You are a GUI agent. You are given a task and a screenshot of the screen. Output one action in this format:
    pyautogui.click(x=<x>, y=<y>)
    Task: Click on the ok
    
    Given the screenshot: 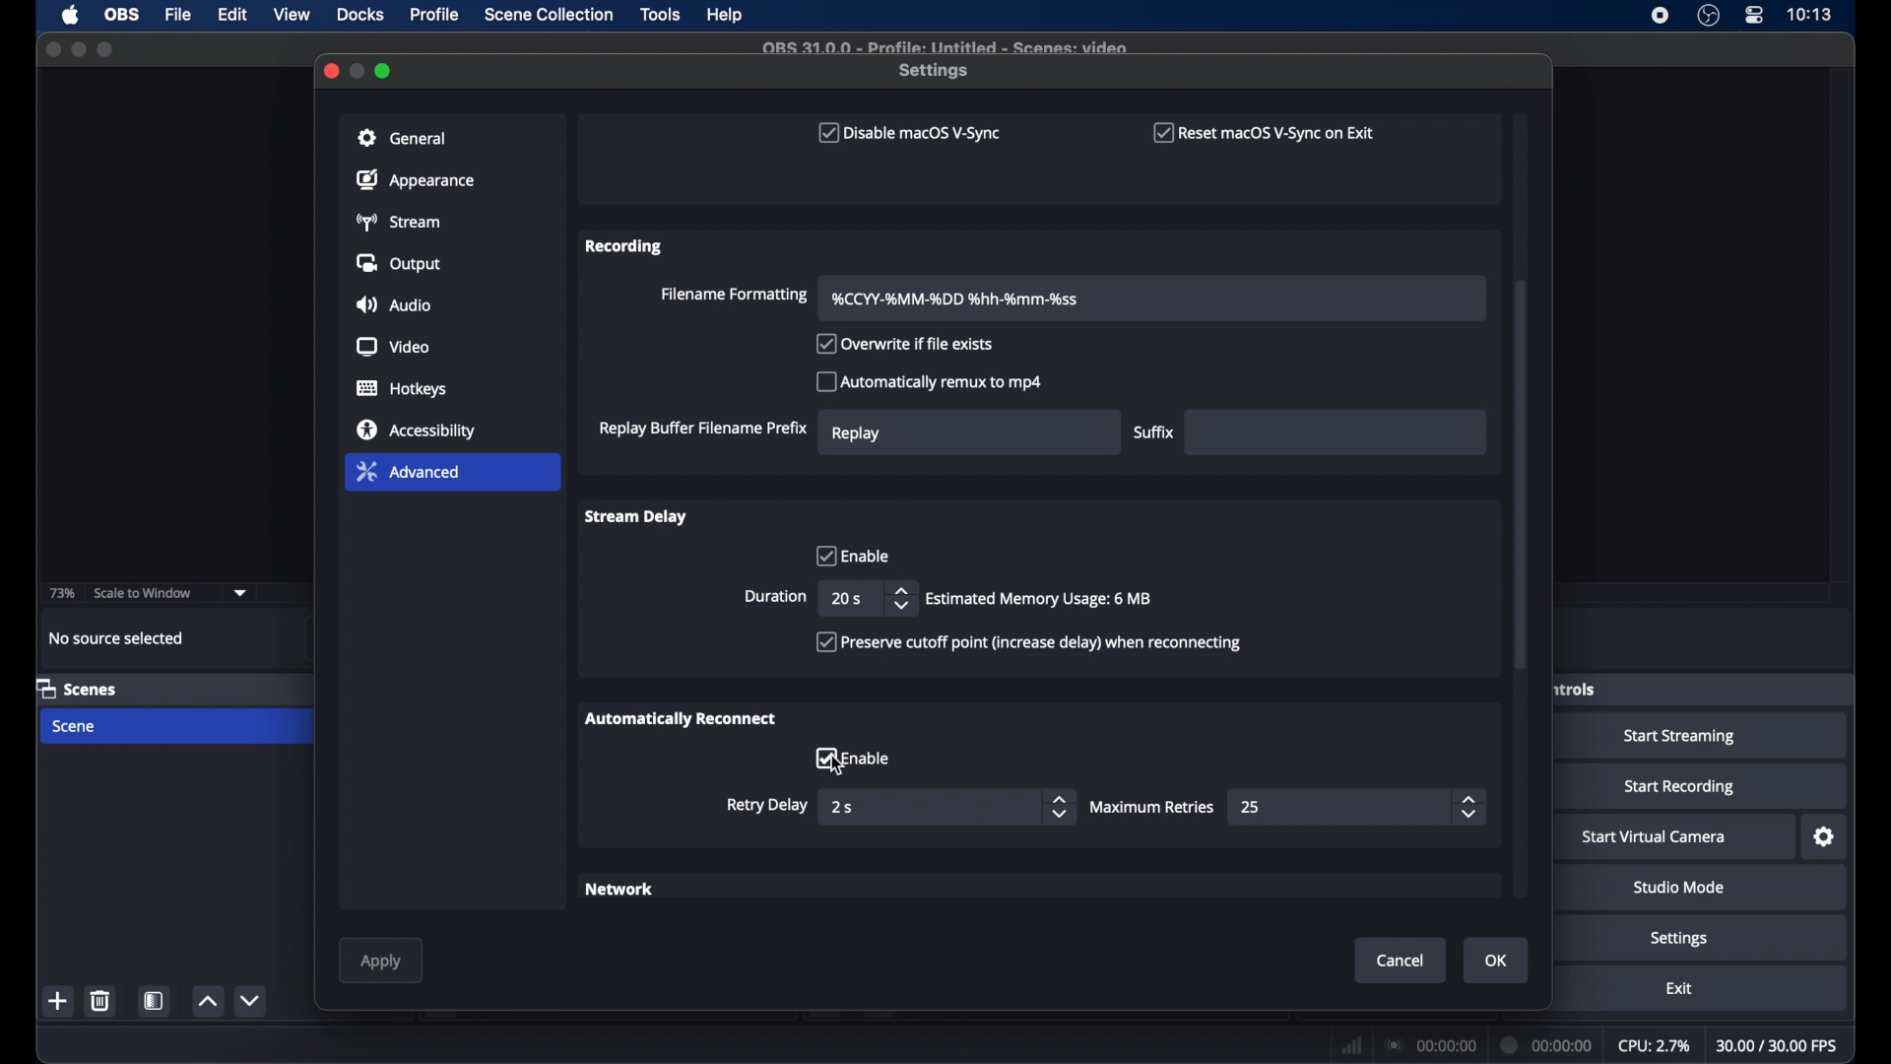 What is the action you would take?
    pyautogui.click(x=1497, y=961)
    